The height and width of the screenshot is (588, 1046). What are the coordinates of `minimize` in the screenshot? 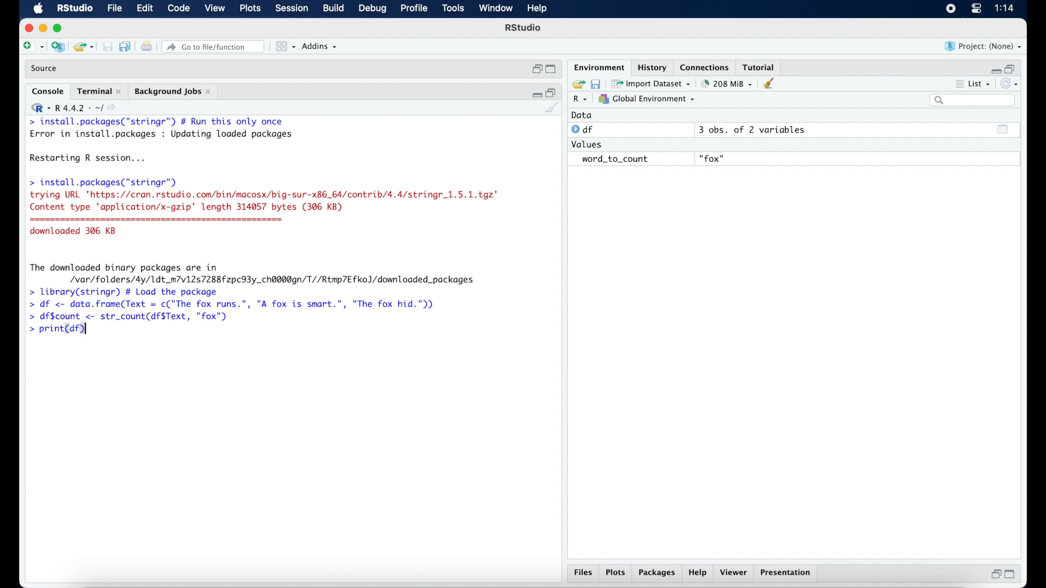 It's located at (994, 70).